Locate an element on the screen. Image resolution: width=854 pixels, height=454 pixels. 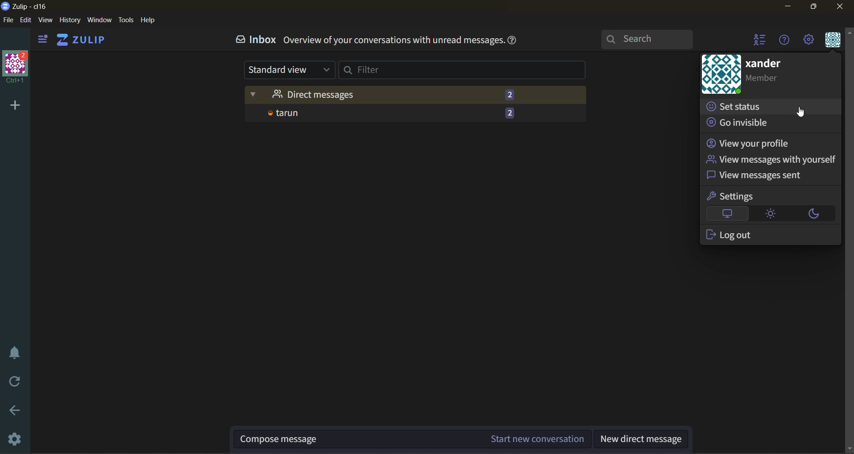
logout is located at coordinates (730, 235).